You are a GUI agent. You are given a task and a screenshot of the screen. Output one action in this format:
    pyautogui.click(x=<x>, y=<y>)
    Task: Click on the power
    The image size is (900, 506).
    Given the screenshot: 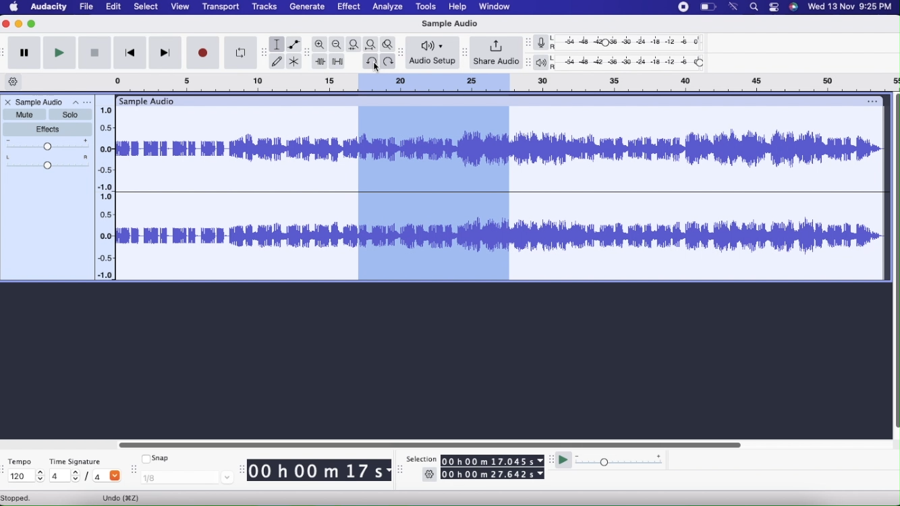 What is the action you would take?
    pyautogui.click(x=708, y=7)
    